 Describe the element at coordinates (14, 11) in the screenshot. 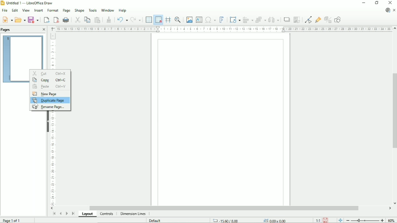

I see `Edit` at that location.